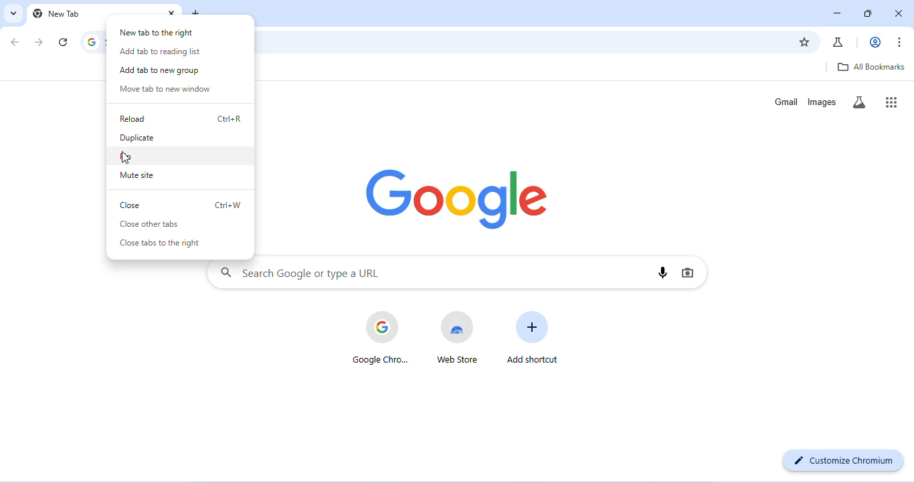 The height and width of the screenshot is (483, 914). I want to click on google chrome, so click(381, 336).